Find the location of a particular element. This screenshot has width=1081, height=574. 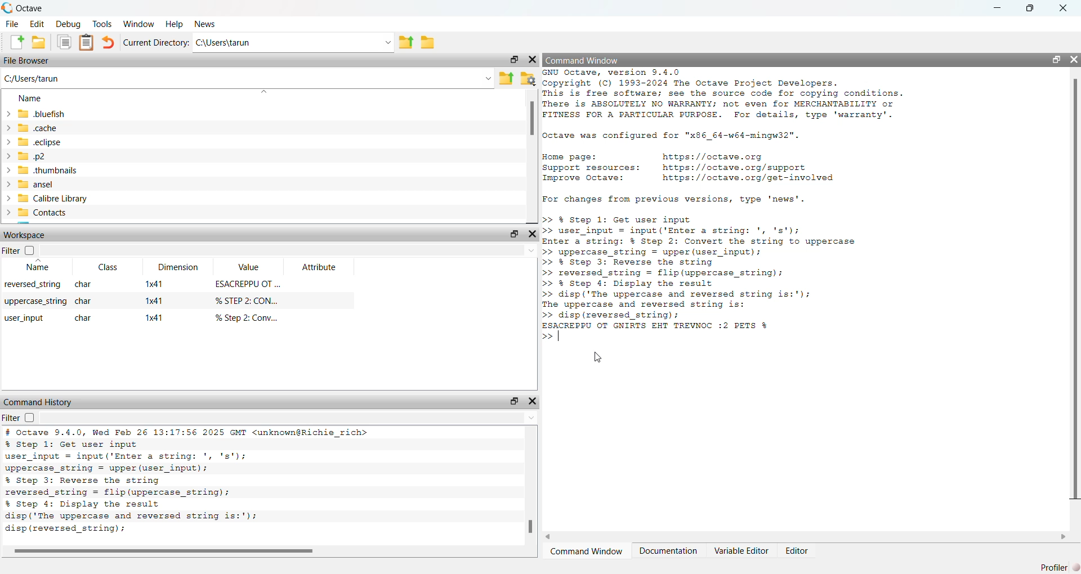

calibre library is located at coordinates (74, 199).